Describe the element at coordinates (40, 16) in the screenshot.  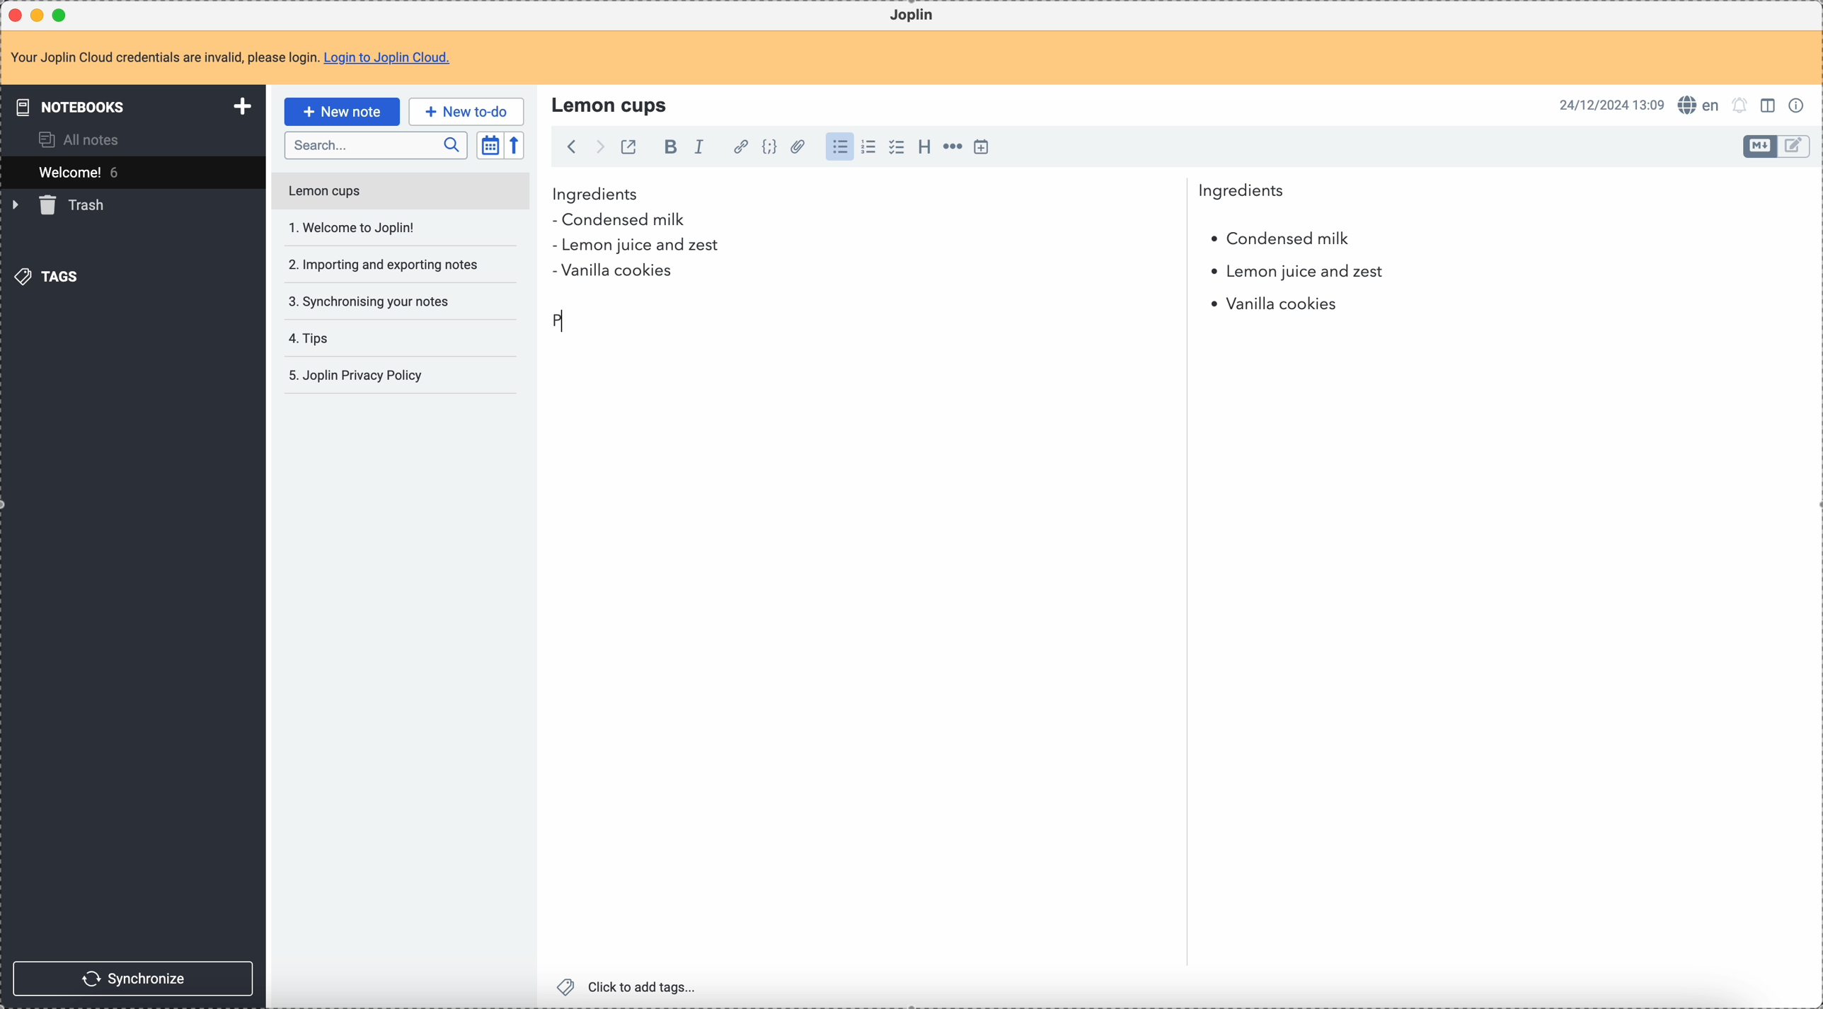
I see `minimize` at that location.